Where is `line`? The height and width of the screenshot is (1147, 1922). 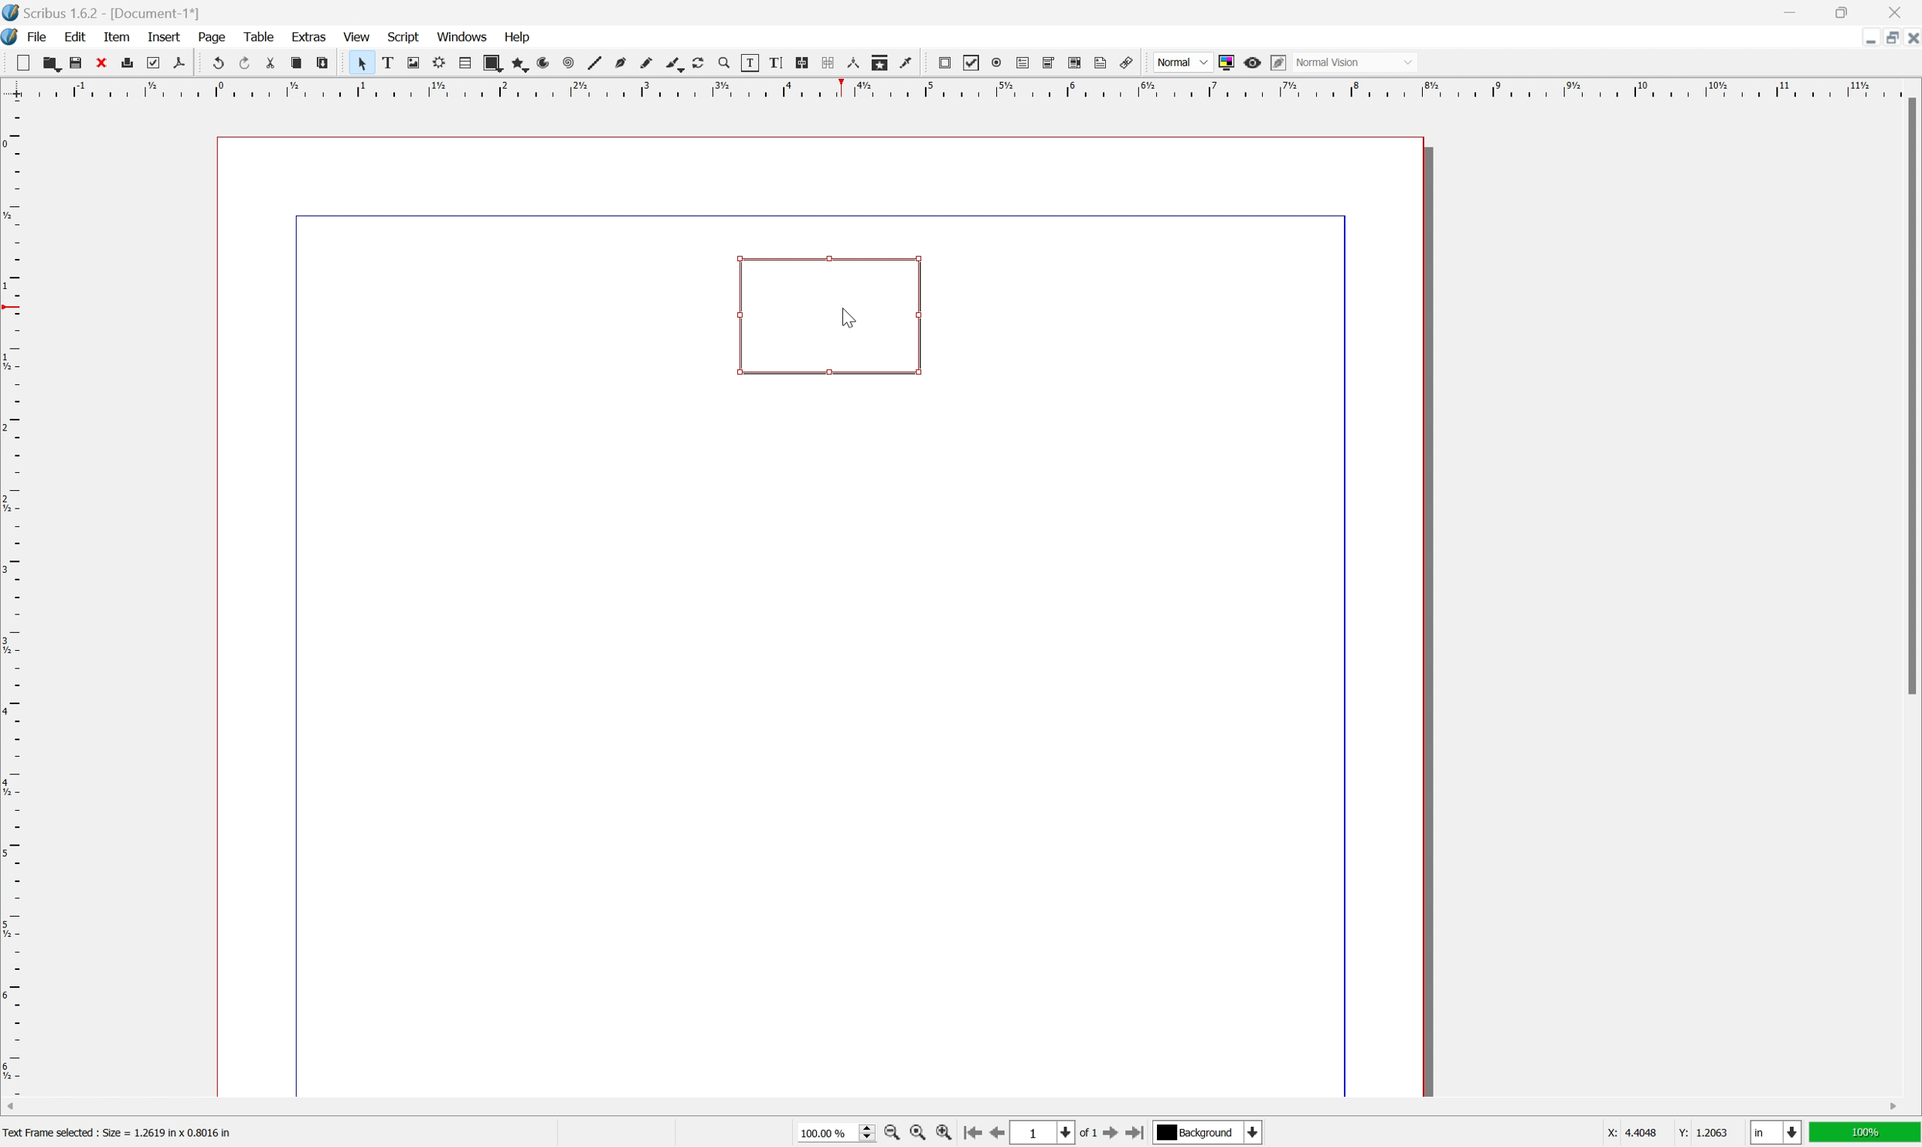
line is located at coordinates (594, 63).